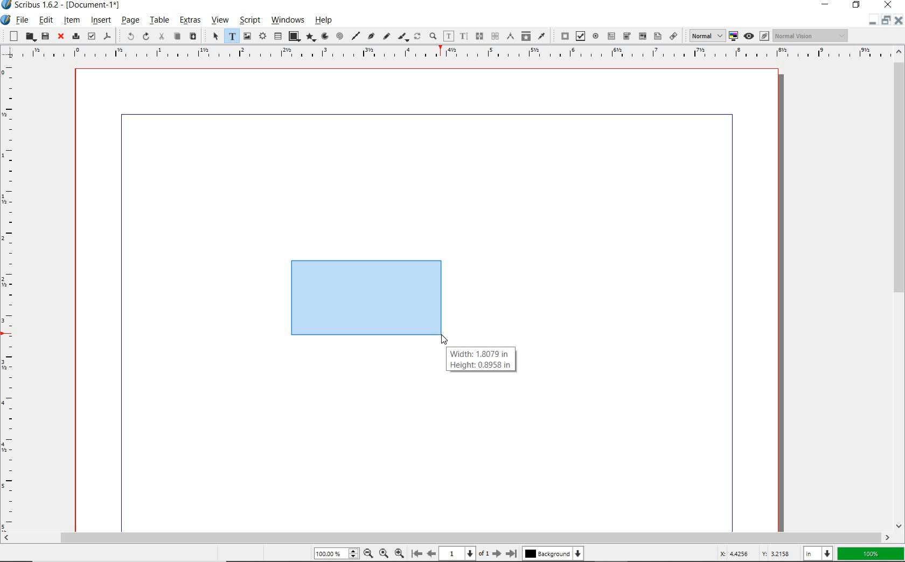 This screenshot has width=905, height=562. Describe the element at coordinates (277, 37) in the screenshot. I see `table` at that location.